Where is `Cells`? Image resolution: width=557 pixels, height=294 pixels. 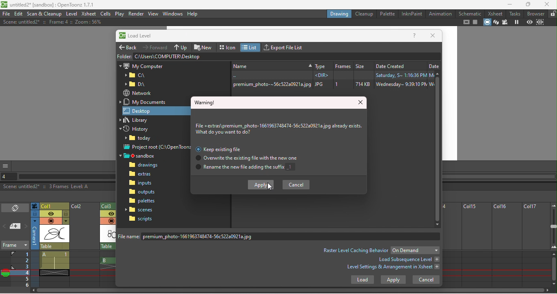 Cells is located at coordinates (105, 13).